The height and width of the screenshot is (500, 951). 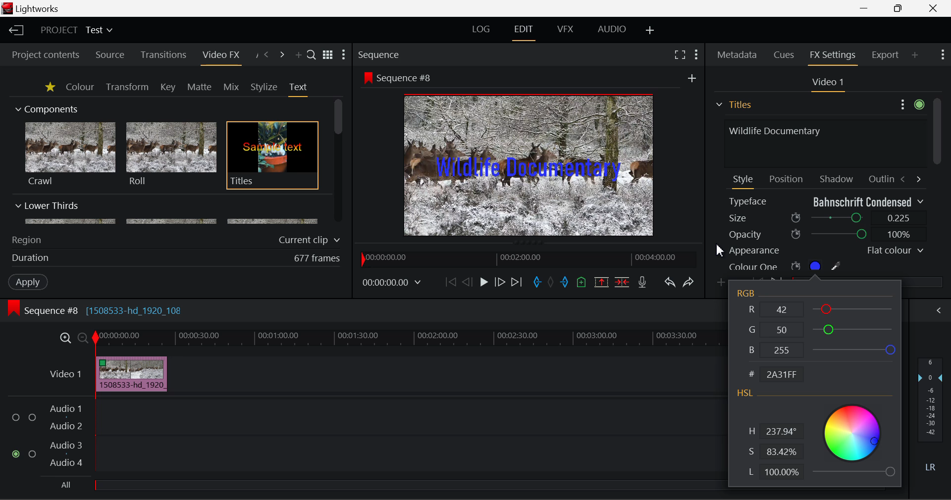 I want to click on Show Settings, so click(x=943, y=53).